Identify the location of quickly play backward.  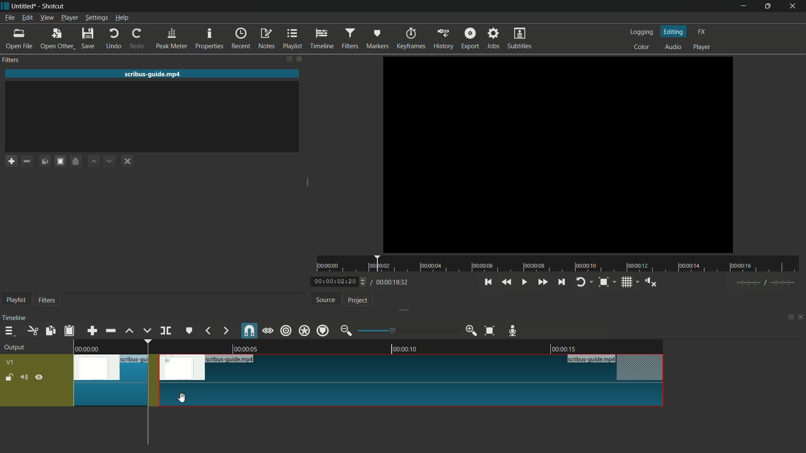
(508, 282).